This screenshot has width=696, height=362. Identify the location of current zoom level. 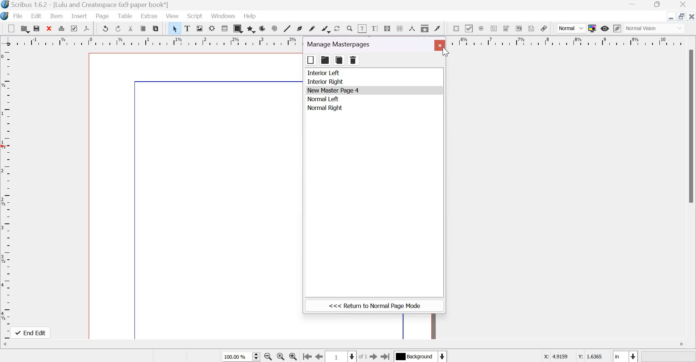
(239, 357).